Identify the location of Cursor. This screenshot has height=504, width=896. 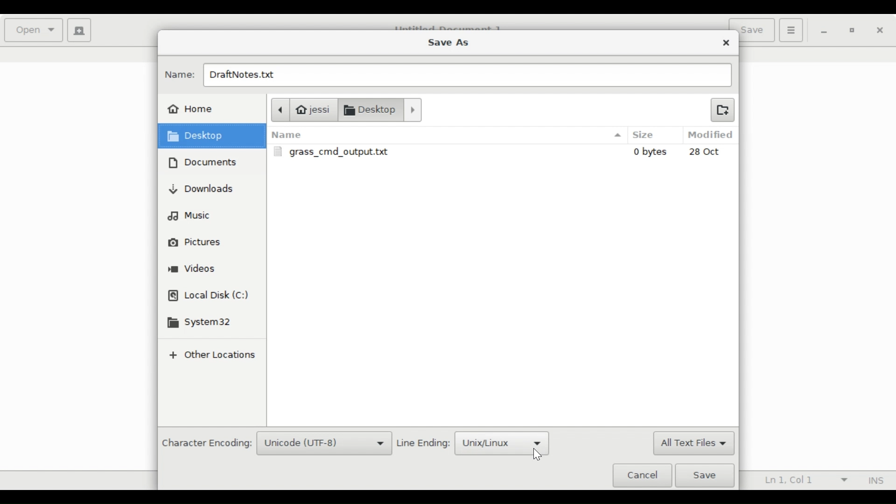
(534, 455).